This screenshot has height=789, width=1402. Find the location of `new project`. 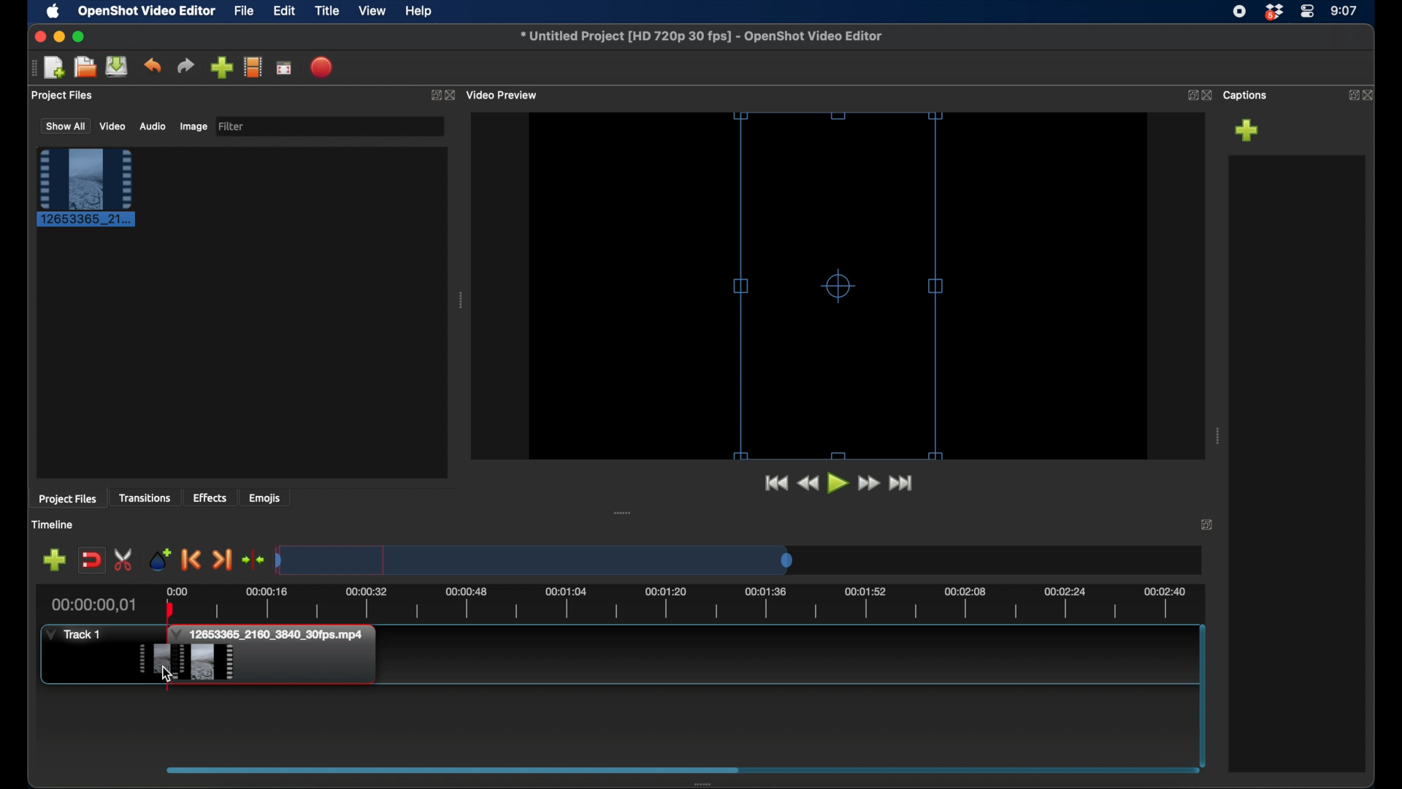

new project is located at coordinates (55, 66).